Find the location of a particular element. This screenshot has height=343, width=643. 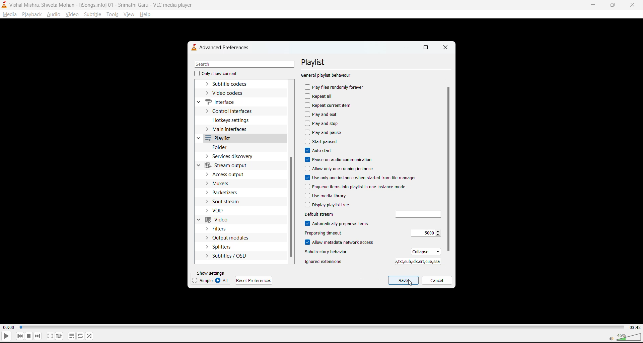

settings is located at coordinates (58, 336).